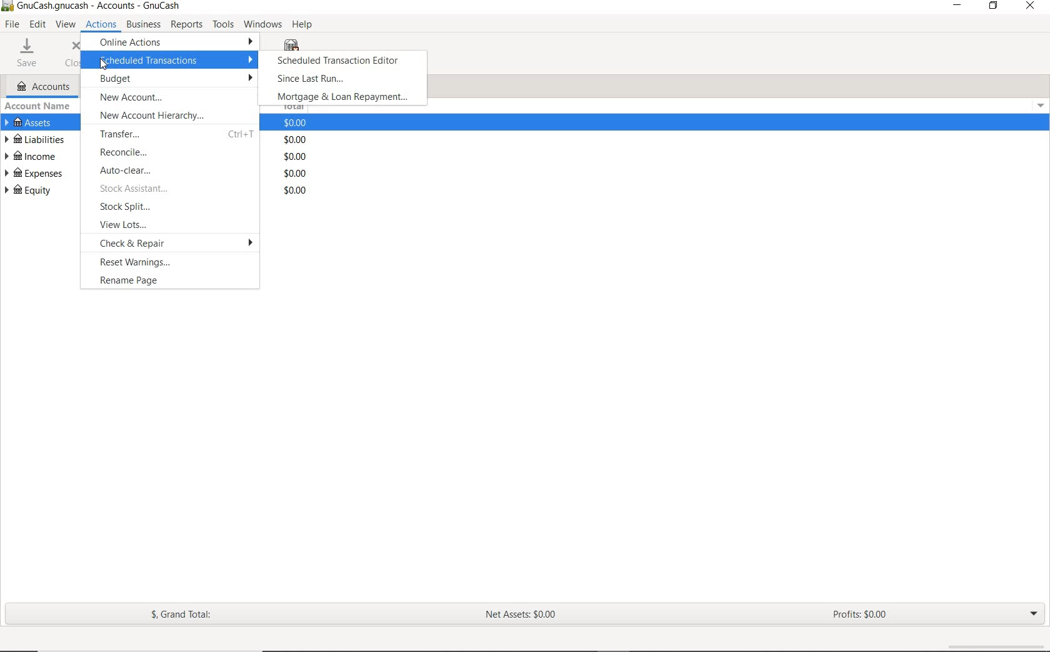  What do you see at coordinates (66, 25) in the screenshot?
I see `VIEW` at bounding box center [66, 25].